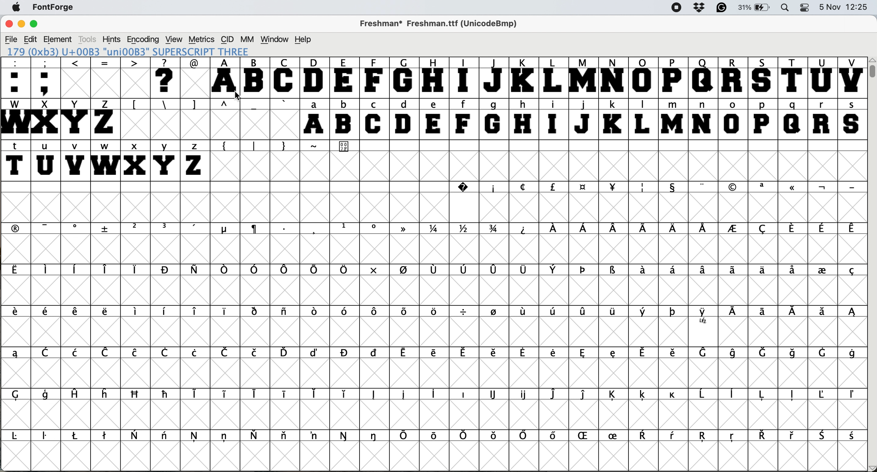 Image resolution: width=877 pixels, height=472 pixels. I want to click on symbol, so click(464, 394).